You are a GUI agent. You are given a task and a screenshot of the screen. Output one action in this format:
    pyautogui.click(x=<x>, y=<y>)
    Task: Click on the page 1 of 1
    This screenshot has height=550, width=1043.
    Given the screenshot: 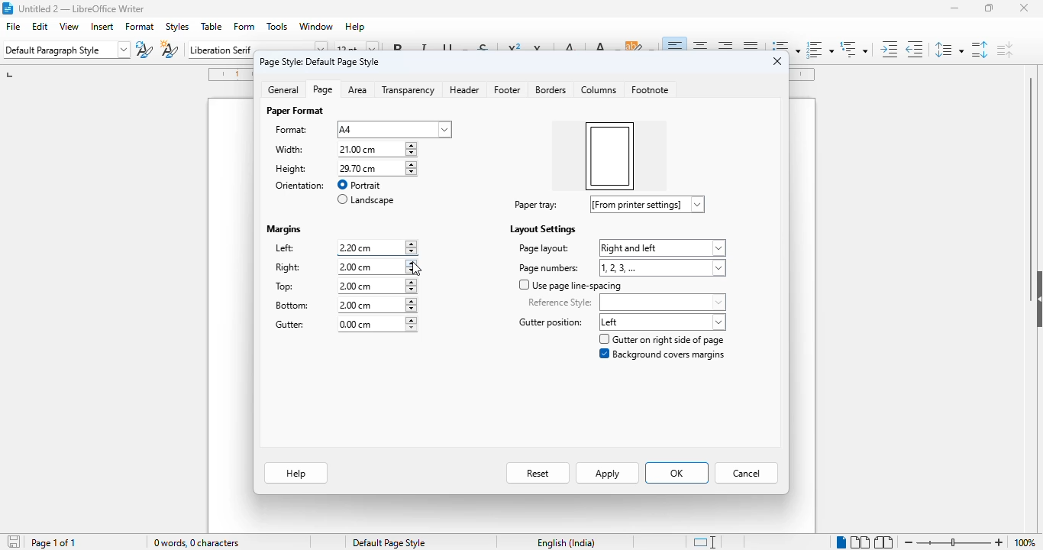 What is the action you would take?
    pyautogui.click(x=53, y=542)
    